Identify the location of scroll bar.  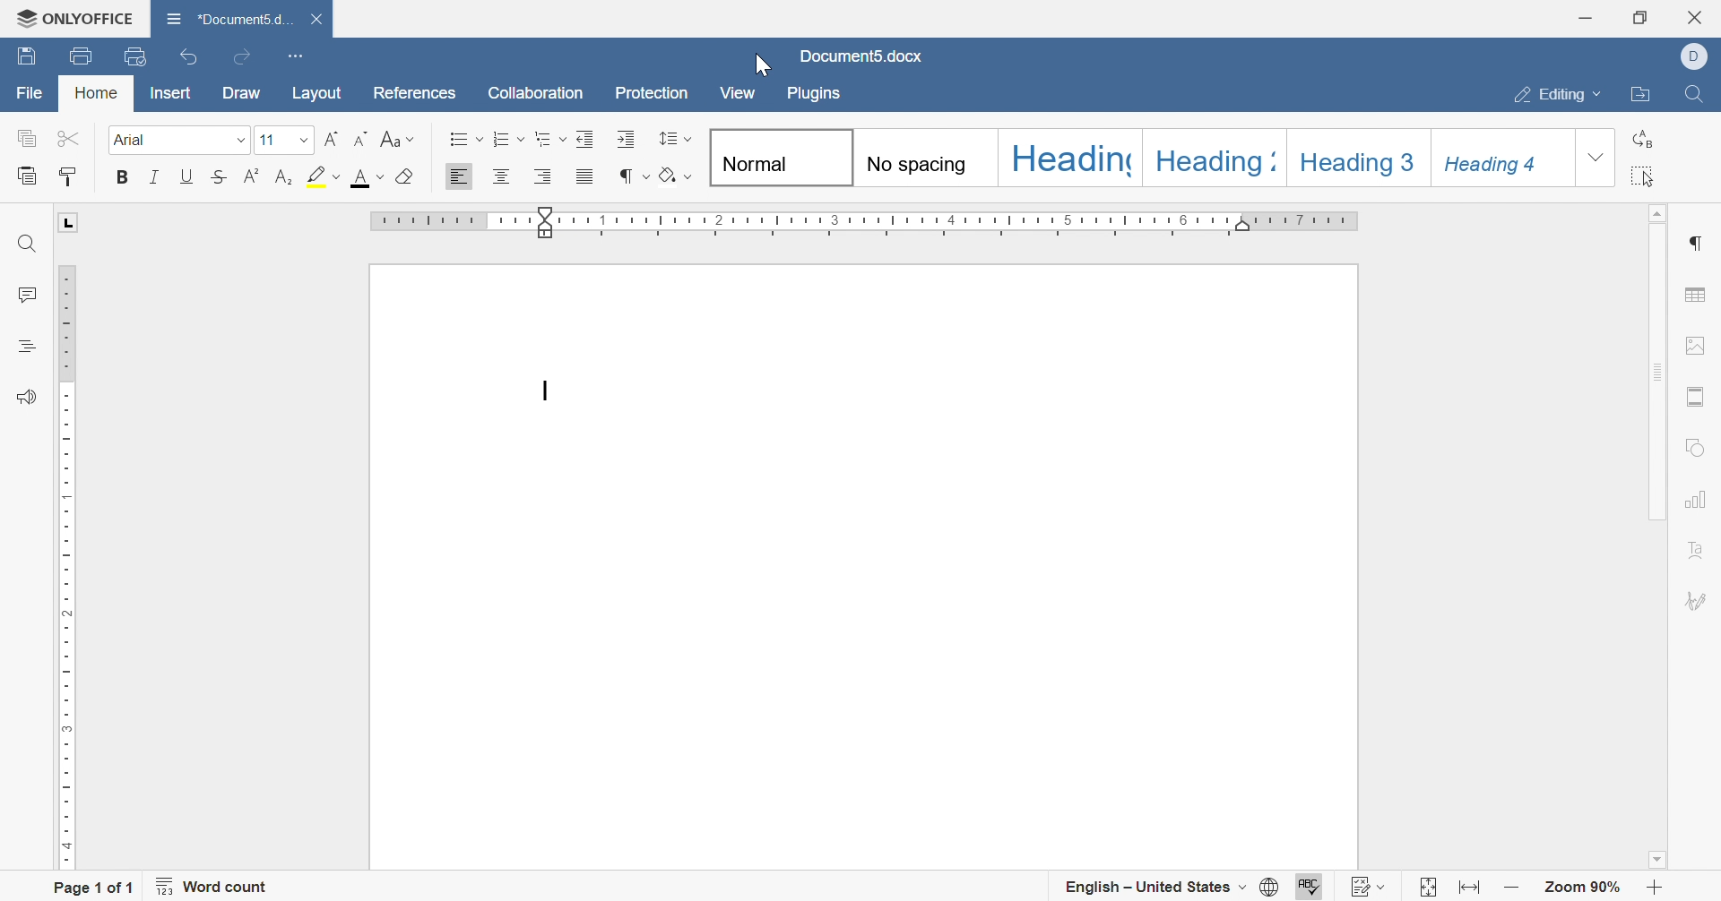
(1661, 370).